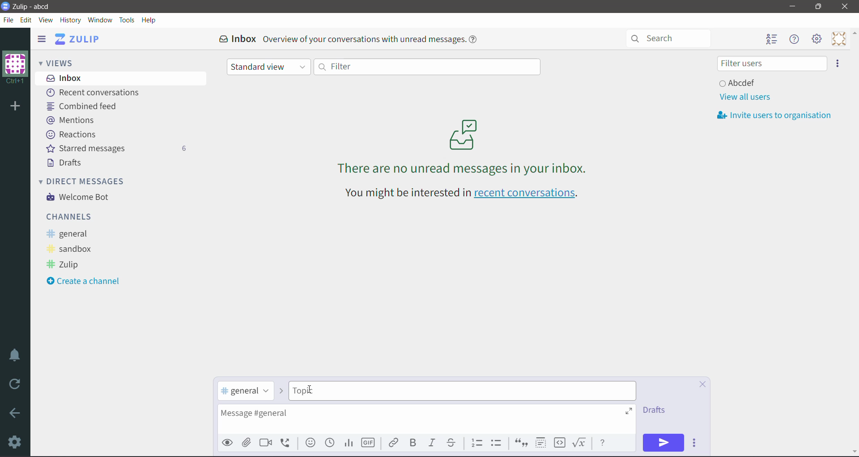  Describe the element at coordinates (498, 443) in the screenshot. I see `Bulleted list` at that location.